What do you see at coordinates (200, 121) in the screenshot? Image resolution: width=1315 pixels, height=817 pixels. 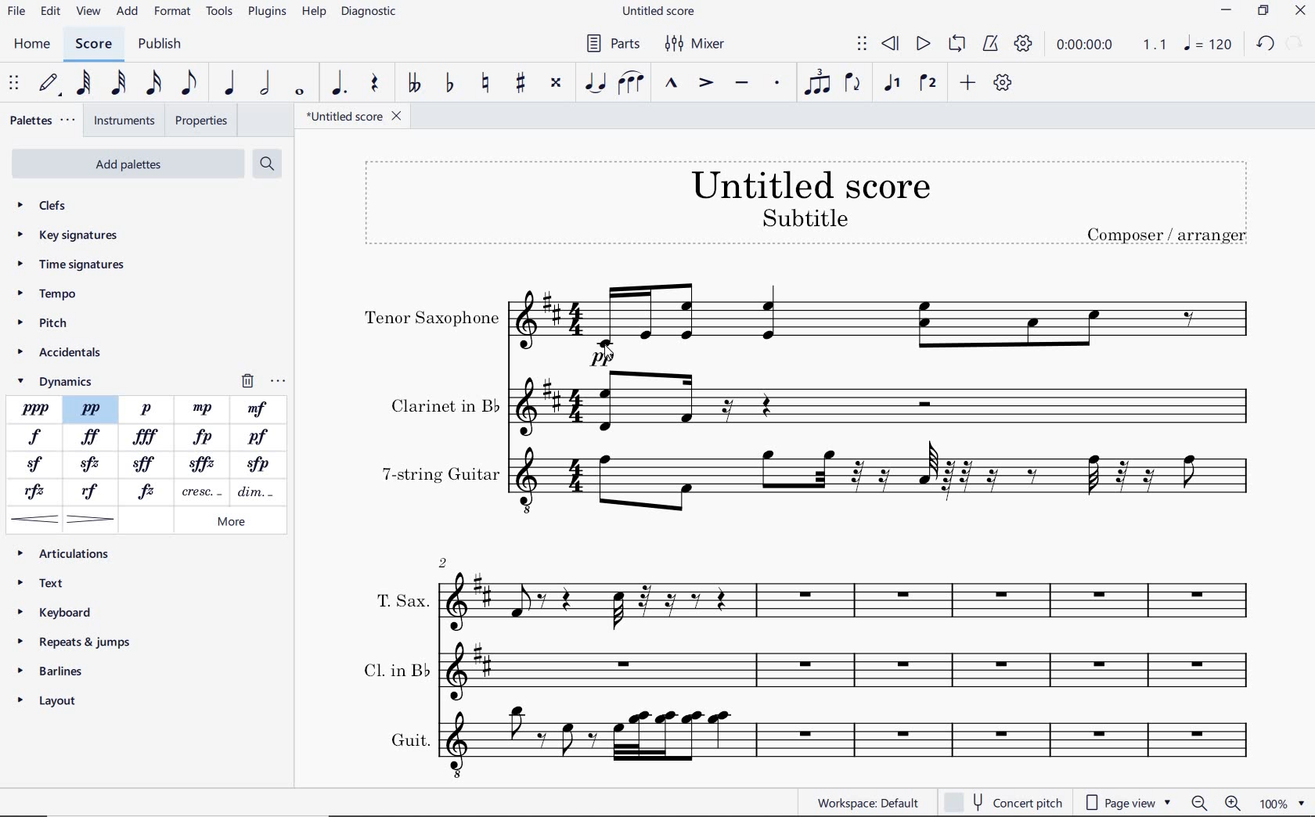 I see `properties` at bounding box center [200, 121].